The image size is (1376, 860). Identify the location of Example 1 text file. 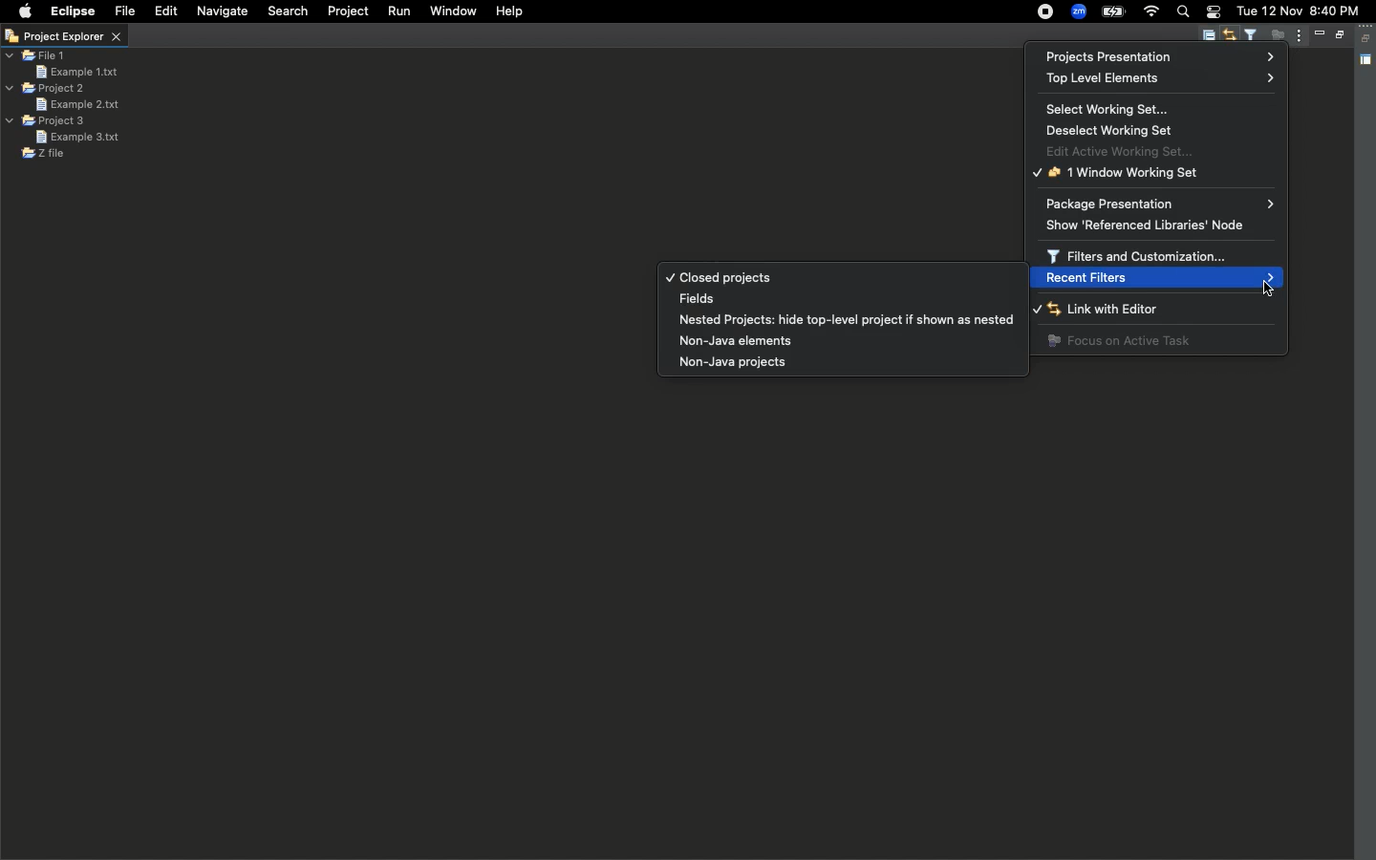
(76, 71).